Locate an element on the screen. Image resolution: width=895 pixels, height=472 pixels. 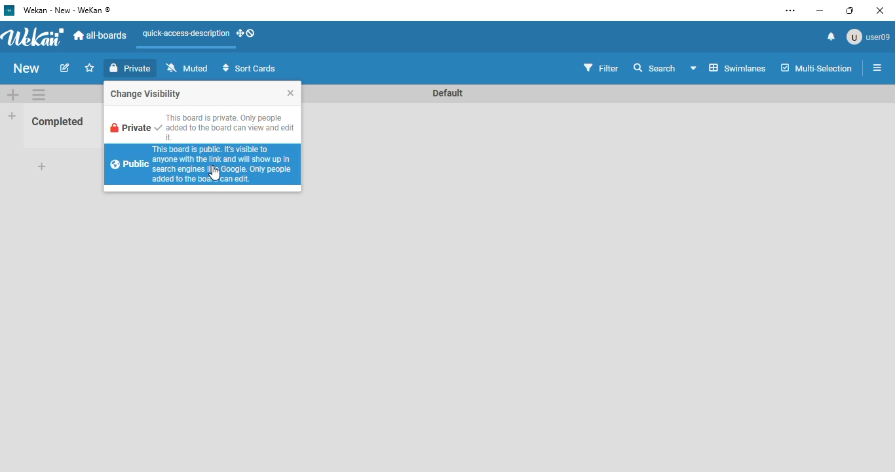
private is located at coordinates (130, 69).